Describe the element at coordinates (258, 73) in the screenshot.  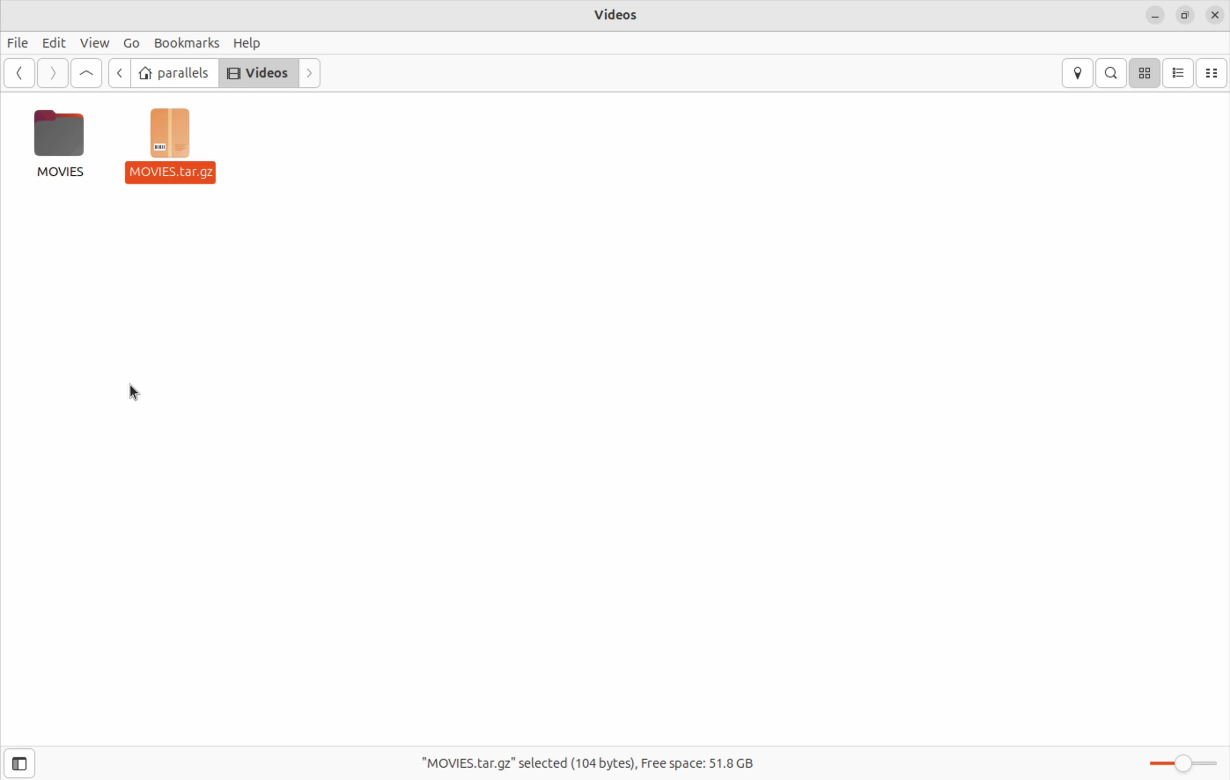
I see `videos` at that location.